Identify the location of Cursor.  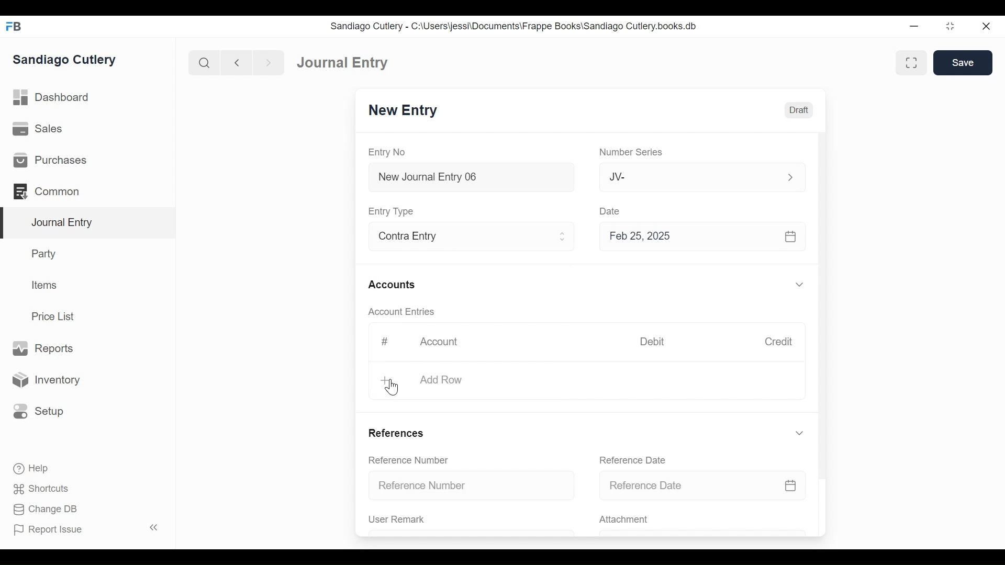
(394, 389).